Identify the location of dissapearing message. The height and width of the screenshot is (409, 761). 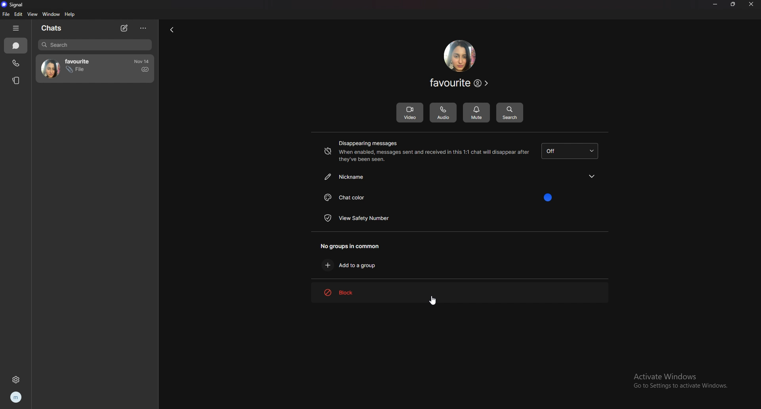
(571, 151).